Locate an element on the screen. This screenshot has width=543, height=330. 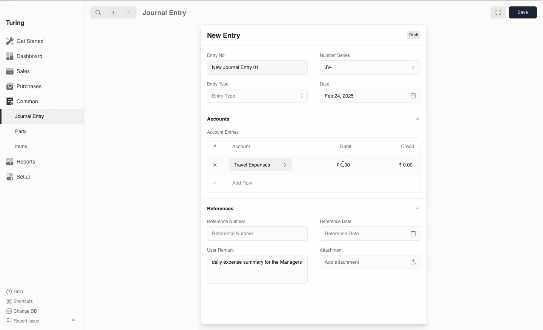
Reports is located at coordinates (21, 162).